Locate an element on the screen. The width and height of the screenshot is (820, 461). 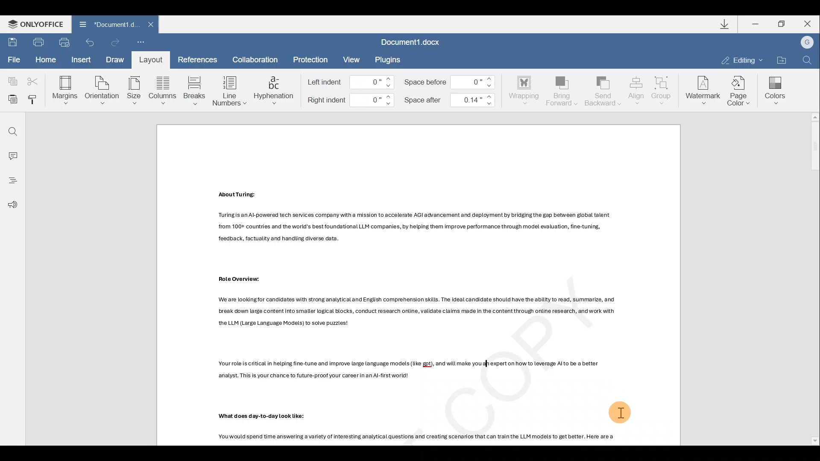
References is located at coordinates (196, 59).